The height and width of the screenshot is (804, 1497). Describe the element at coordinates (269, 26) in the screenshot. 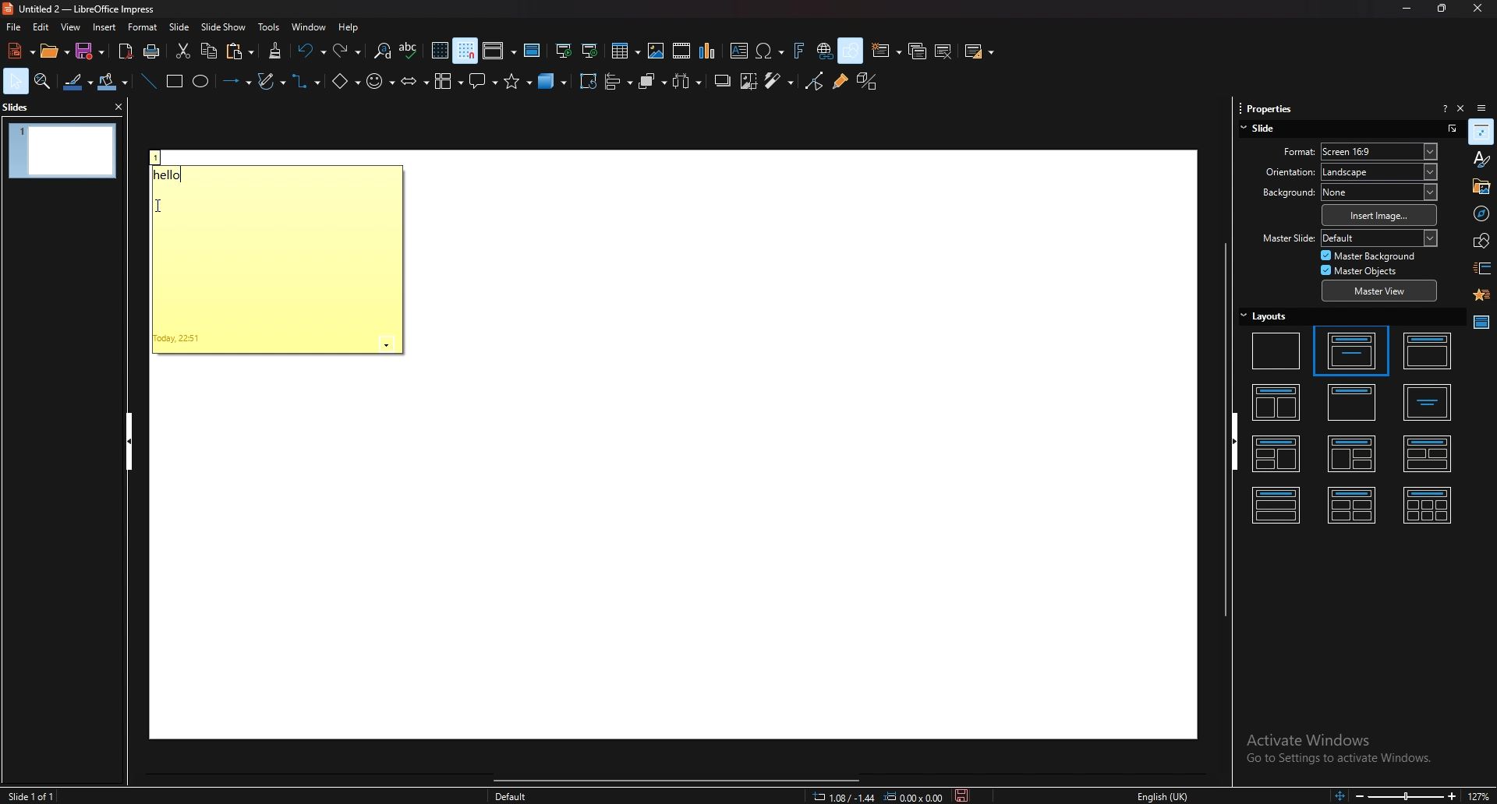

I see `tools` at that location.